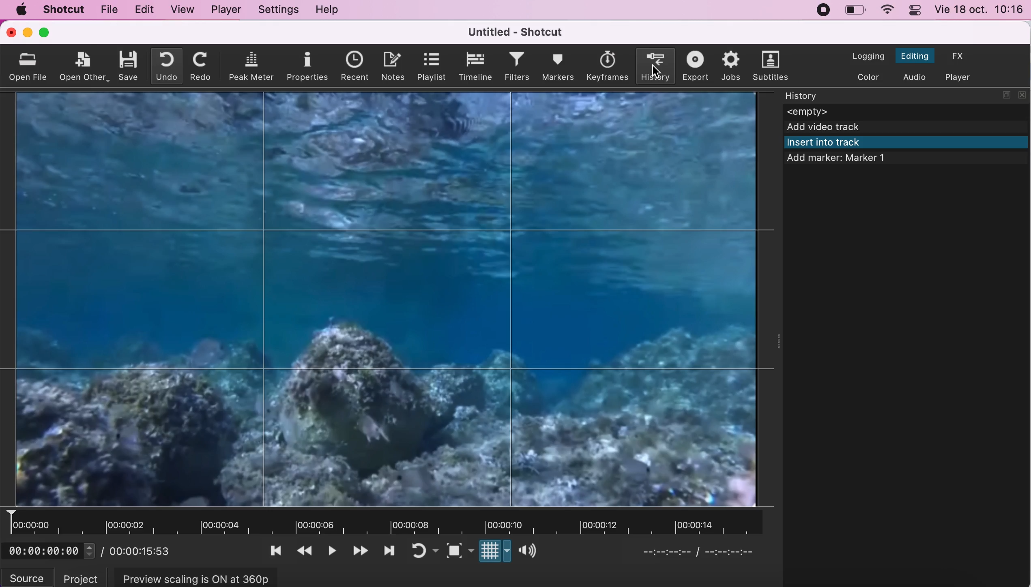 The image size is (1031, 587). Describe the element at coordinates (1023, 94) in the screenshot. I see `close panel` at that location.